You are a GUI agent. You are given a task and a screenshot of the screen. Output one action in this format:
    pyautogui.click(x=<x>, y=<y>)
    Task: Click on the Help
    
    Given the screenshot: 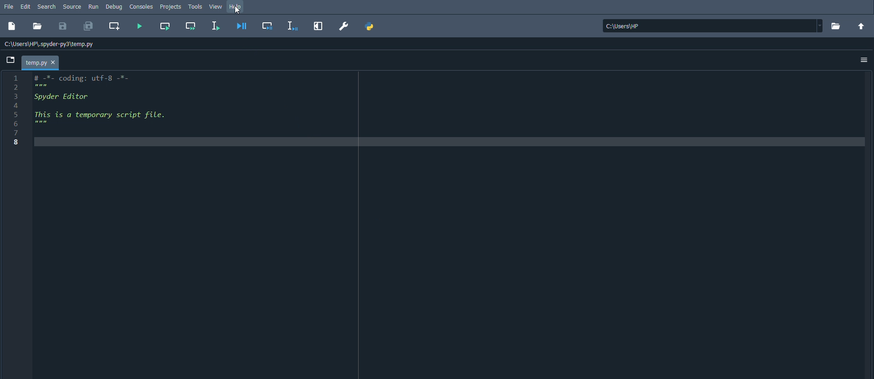 What is the action you would take?
    pyautogui.click(x=236, y=8)
    